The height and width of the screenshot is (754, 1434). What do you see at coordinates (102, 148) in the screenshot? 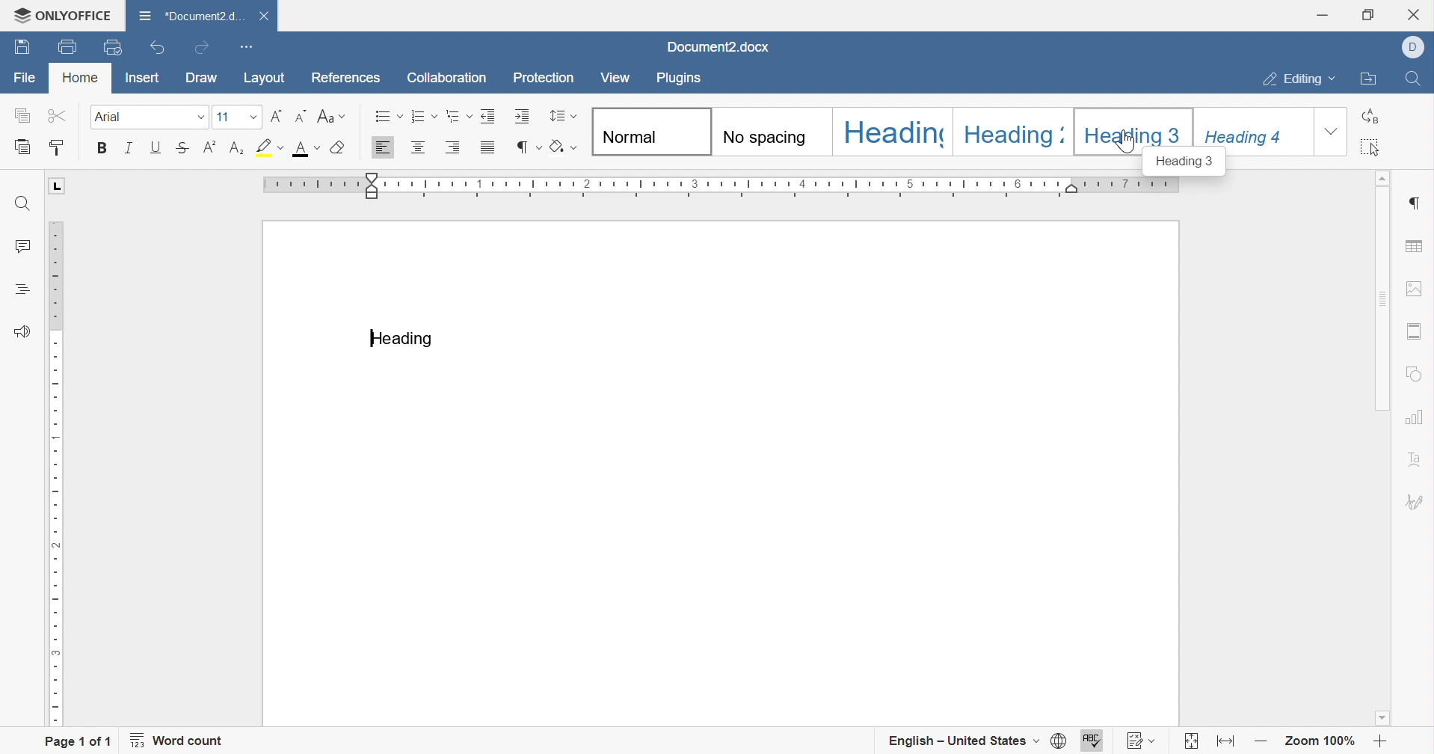
I see `Bold` at bounding box center [102, 148].